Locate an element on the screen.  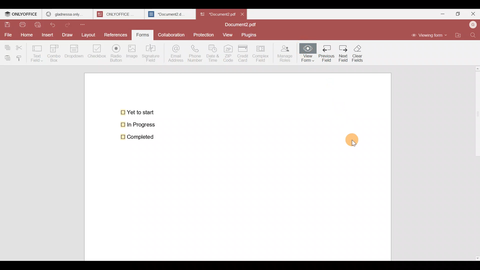
Close is located at coordinates (244, 14).